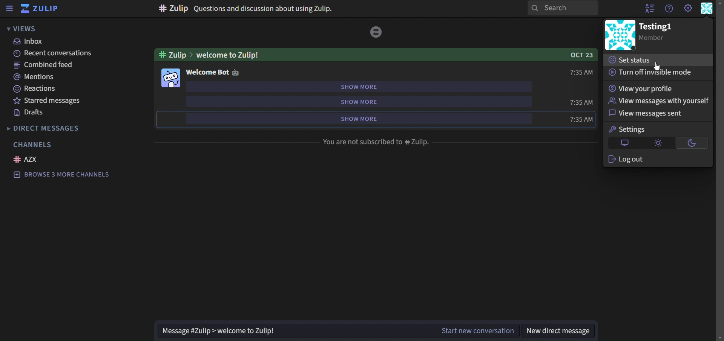 Image resolution: width=724 pixels, height=341 pixels. Describe the element at coordinates (629, 160) in the screenshot. I see `log out` at that location.